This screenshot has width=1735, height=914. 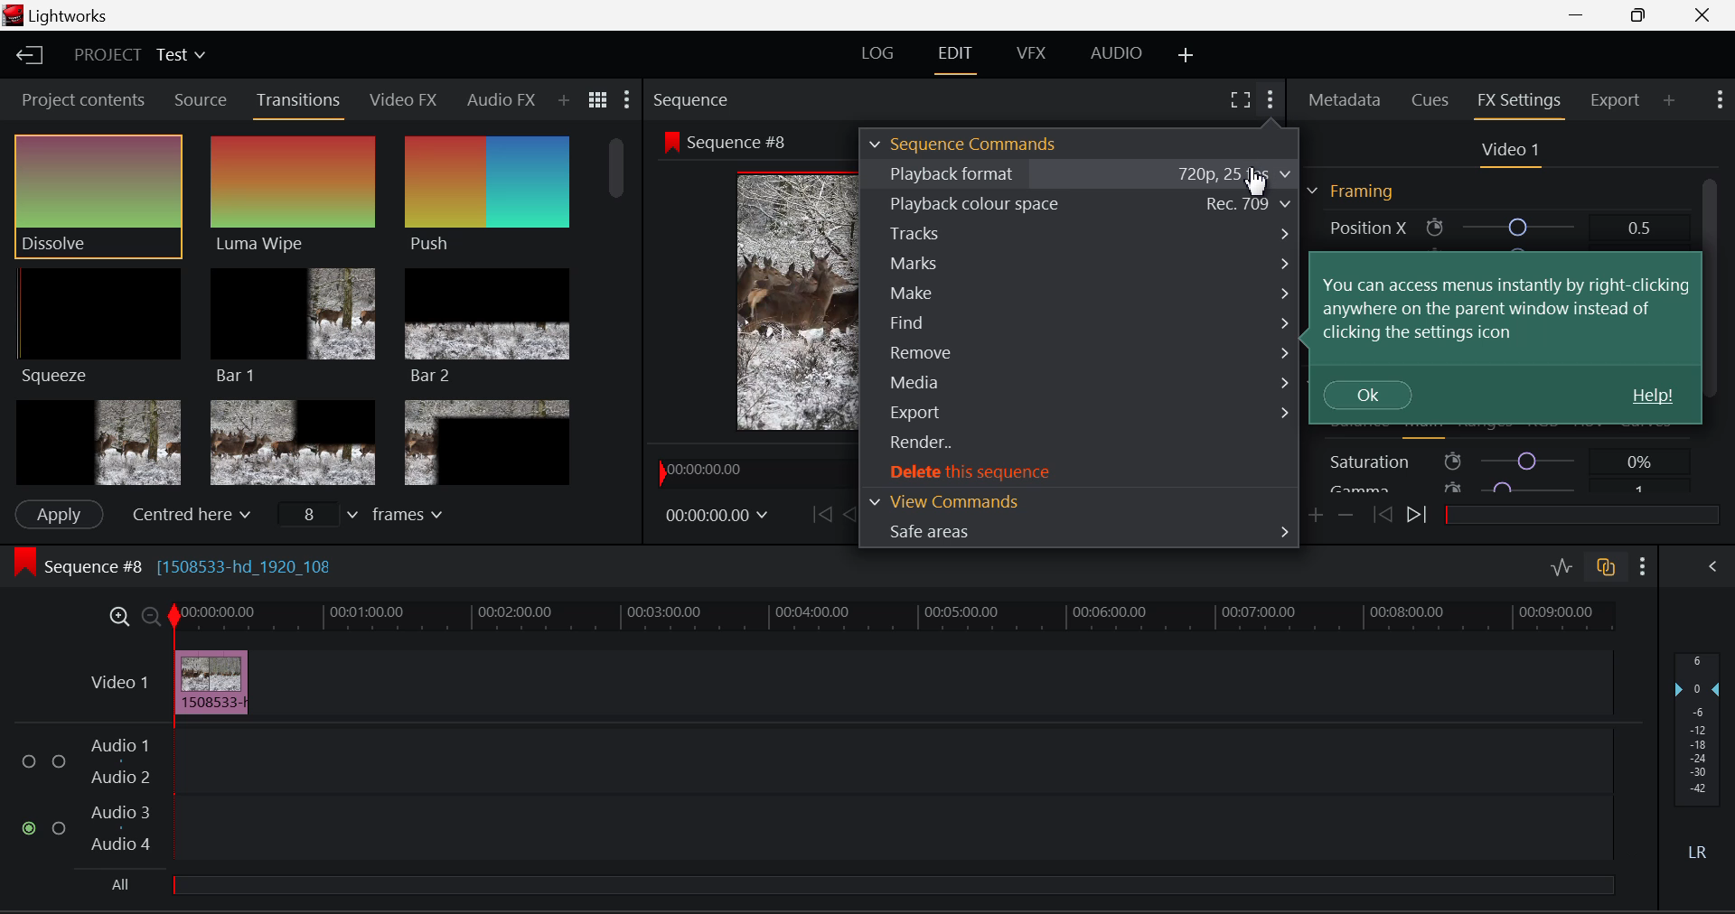 I want to click on Saturation, so click(x=1495, y=461).